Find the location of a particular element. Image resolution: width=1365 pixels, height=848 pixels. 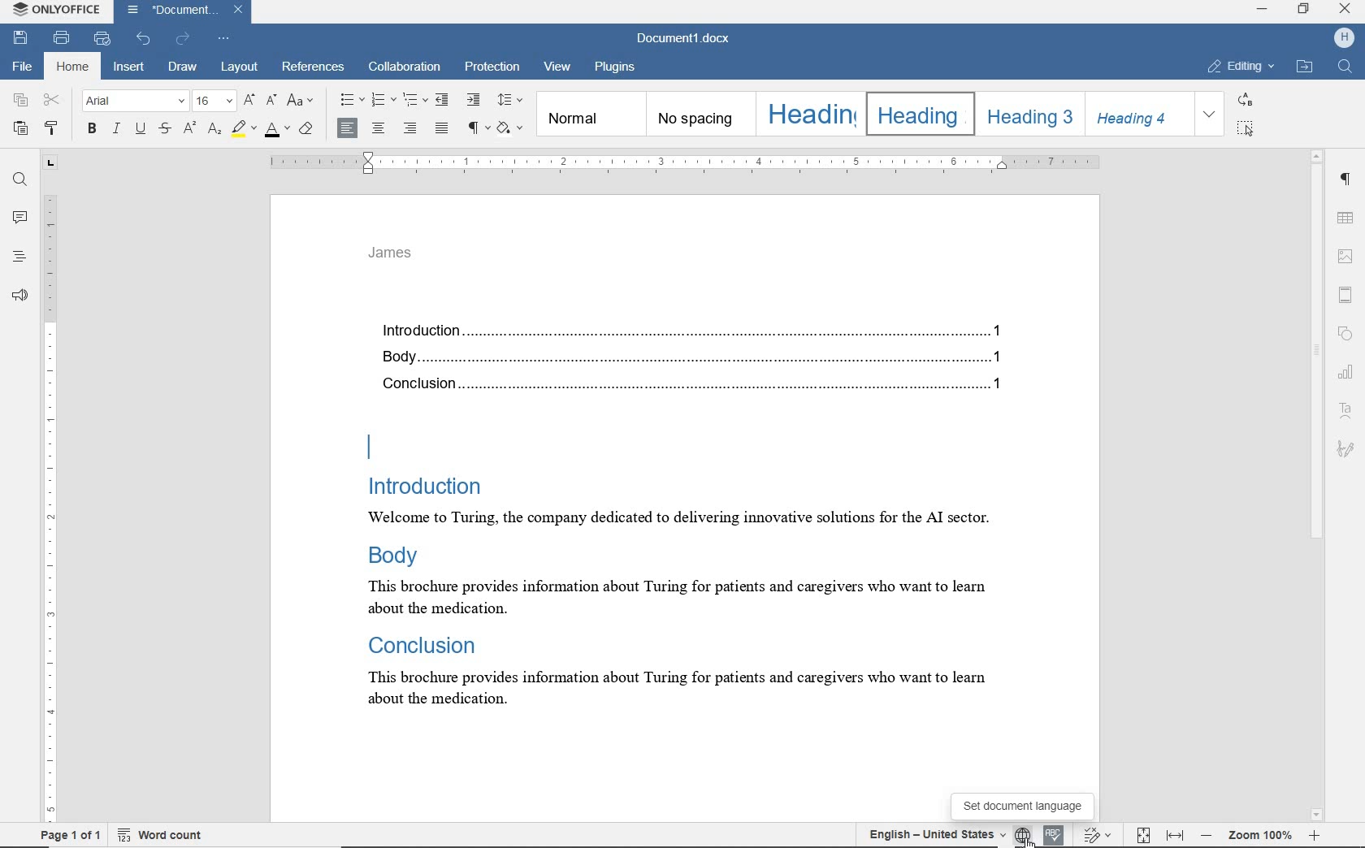

increment font size is located at coordinates (248, 101).